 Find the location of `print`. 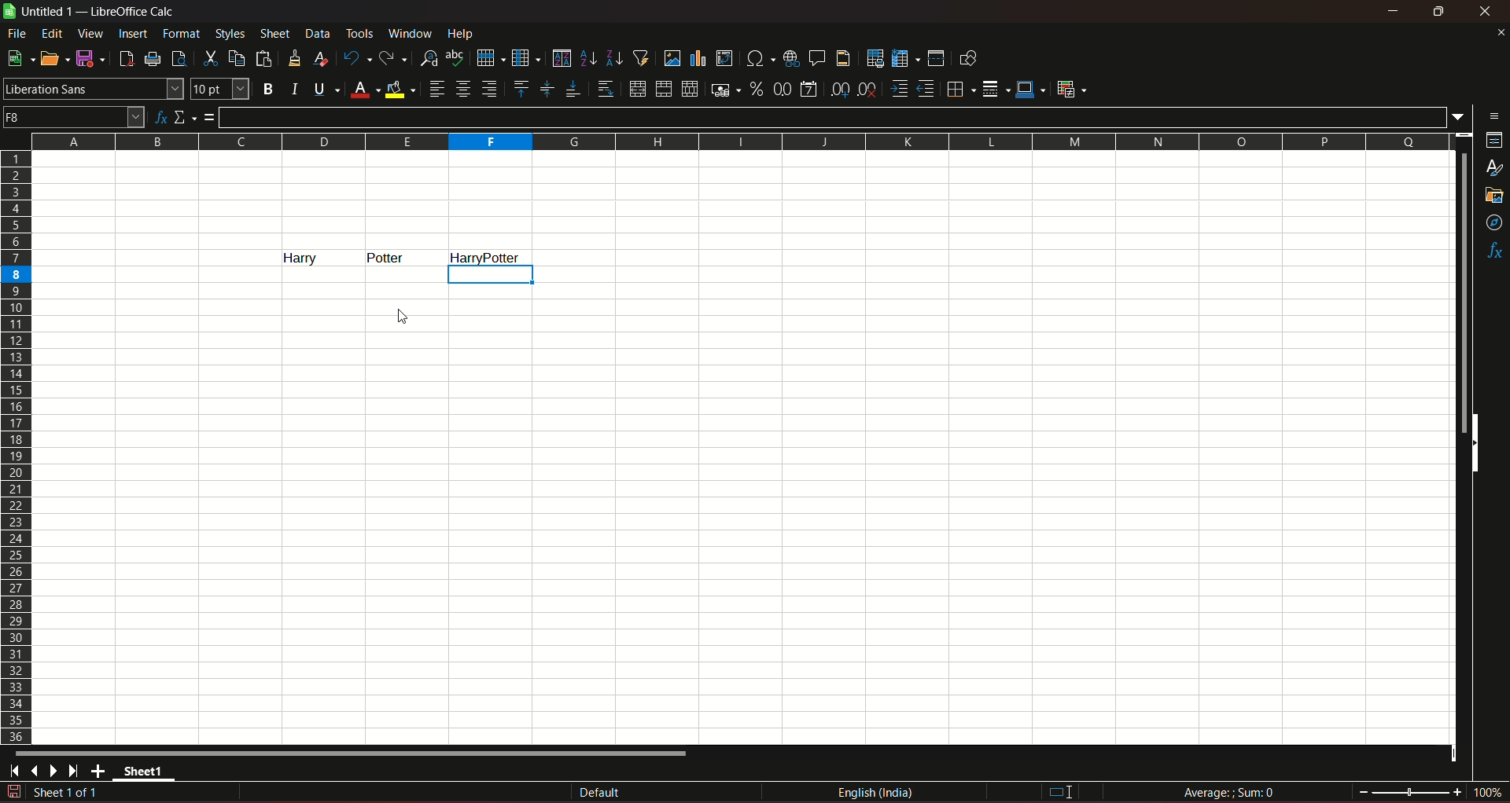

print is located at coordinates (153, 60).